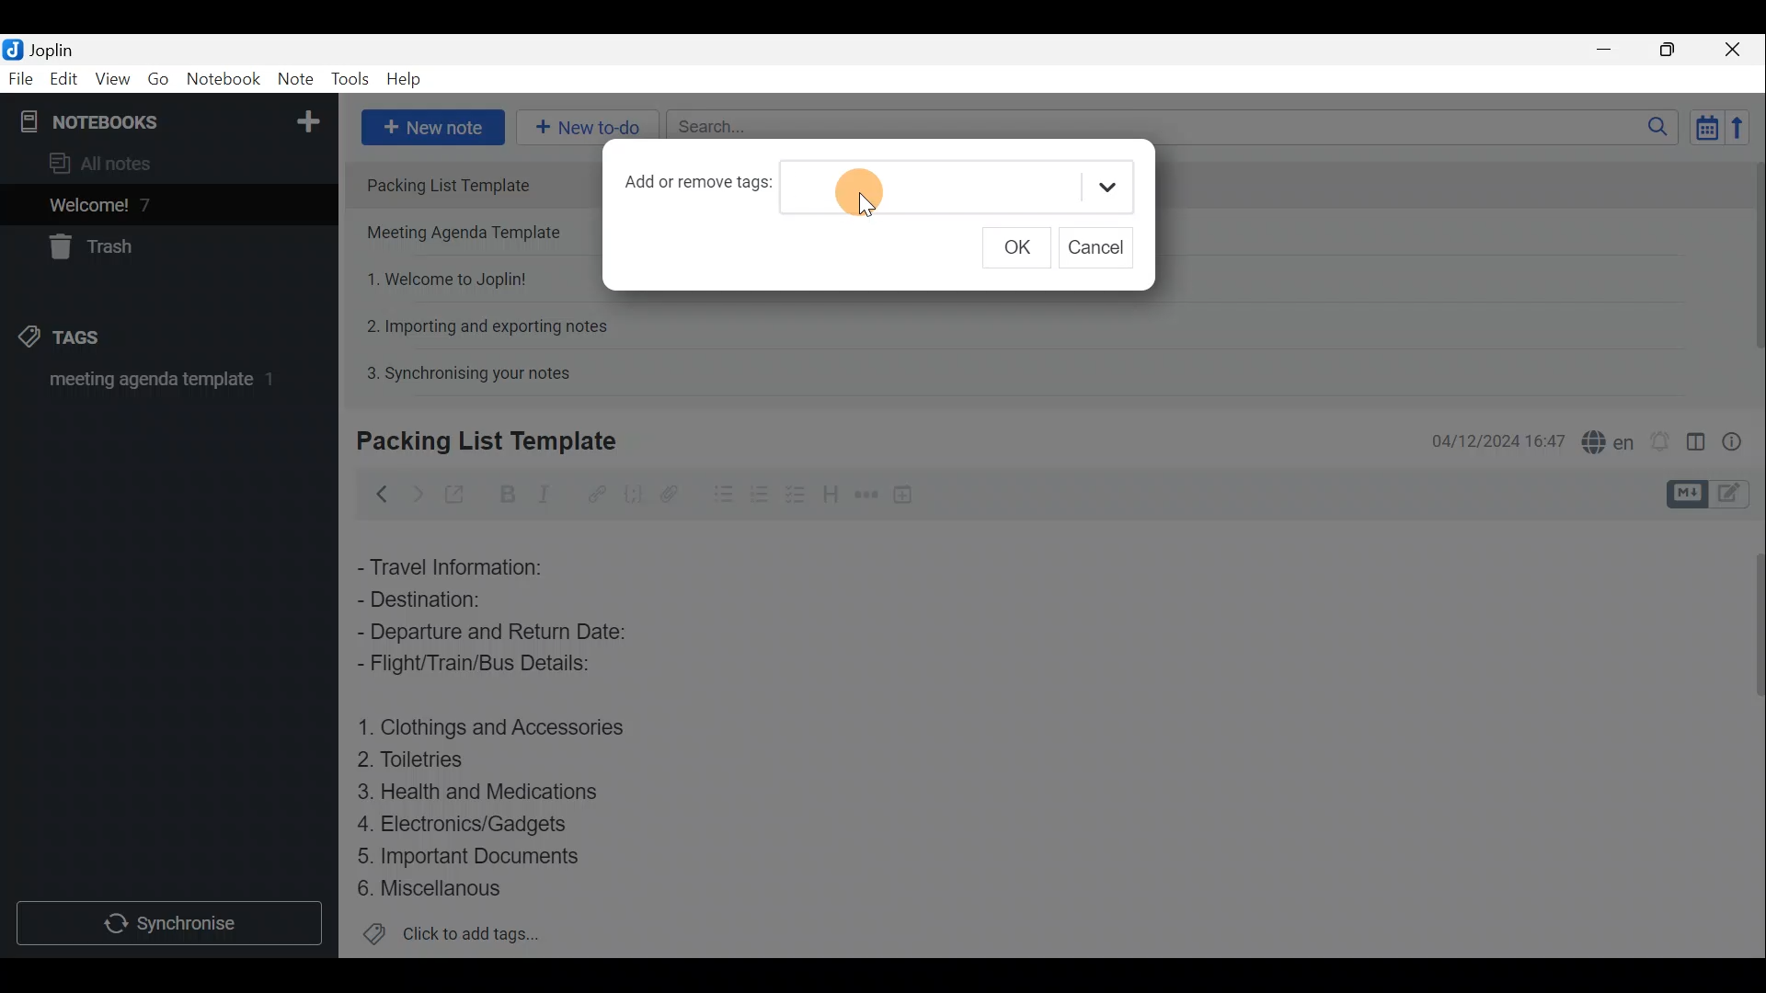 The height and width of the screenshot is (993, 1766). What do you see at coordinates (489, 793) in the screenshot?
I see `Health and Medications` at bounding box center [489, 793].